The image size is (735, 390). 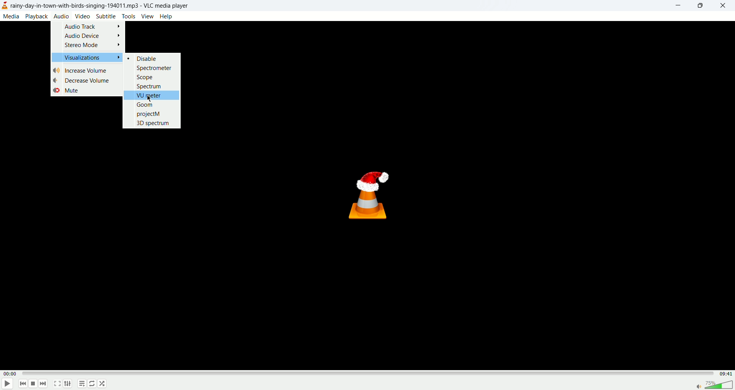 What do you see at coordinates (91, 27) in the screenshot?
I see `audio track` at bounding box center [91, 27].